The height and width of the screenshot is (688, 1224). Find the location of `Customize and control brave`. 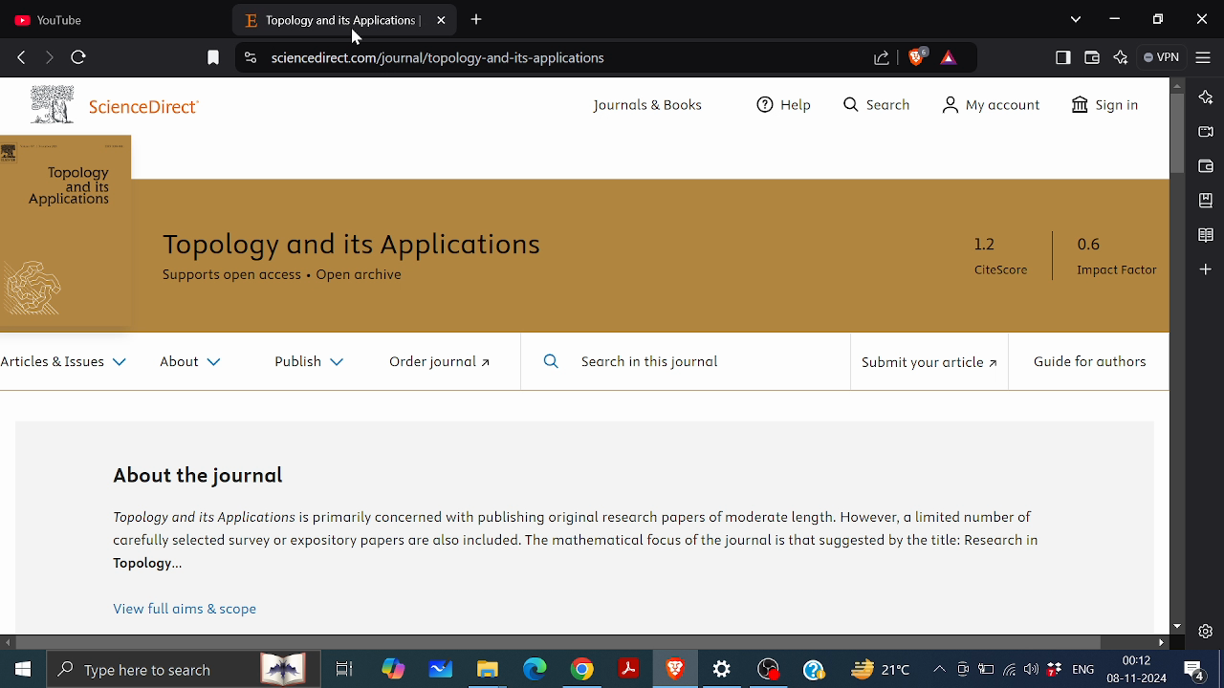

Customize and control brave is located at coordinates (1204, 56).